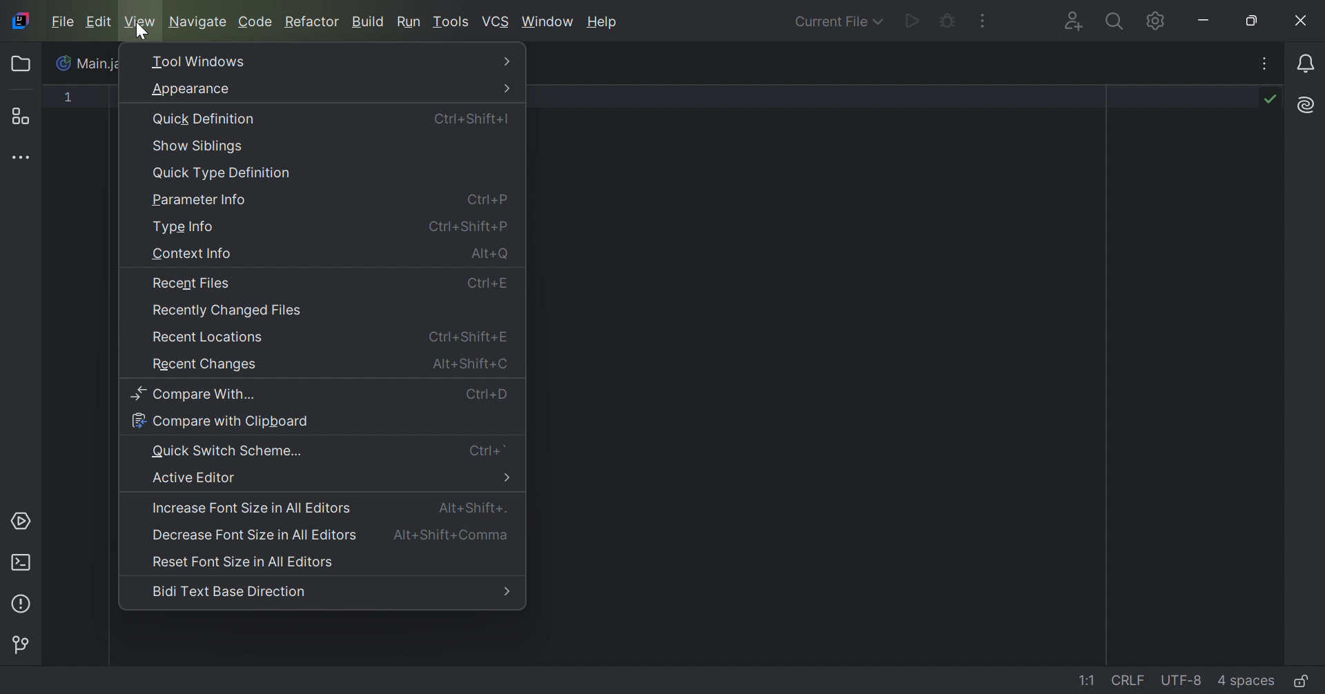 Image resolution: width=1325 pixels, height=694 pixels. Describe the element at coordinates (251, 534) in the screenshot. I see `Decrease Font Size in All Editors` at that location.